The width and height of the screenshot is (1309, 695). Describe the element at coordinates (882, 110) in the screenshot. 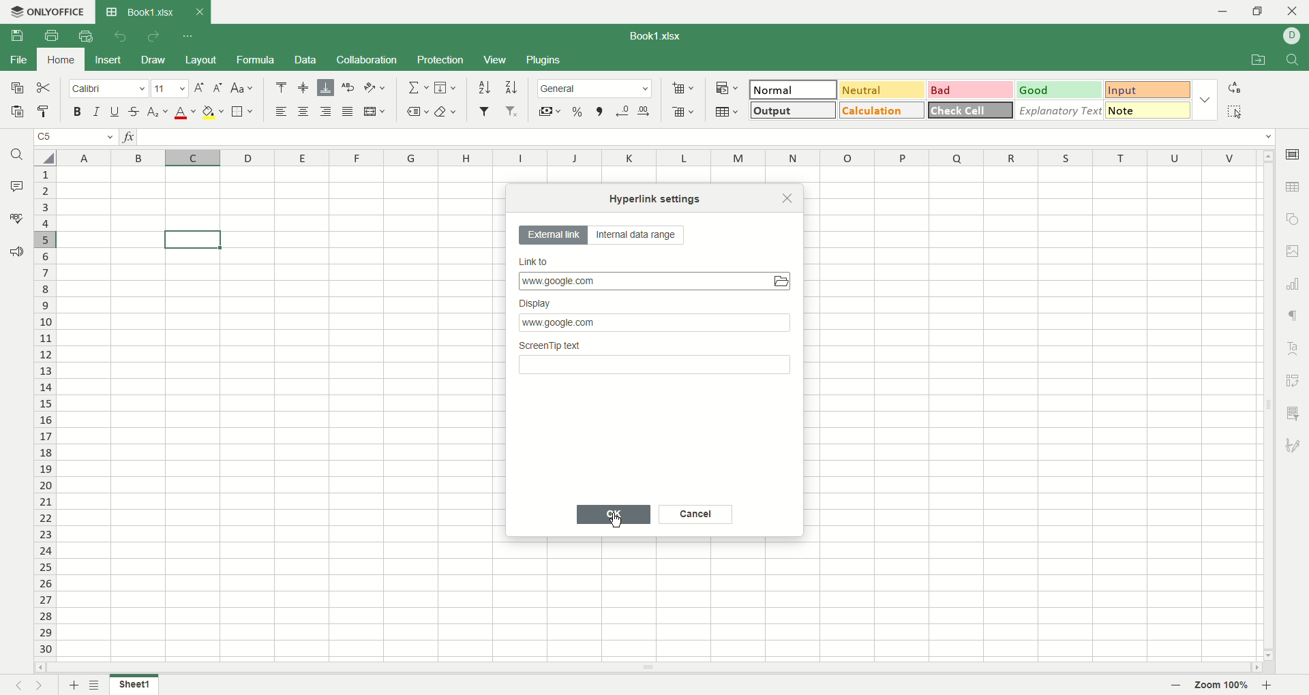

I see `calculation` at that location.